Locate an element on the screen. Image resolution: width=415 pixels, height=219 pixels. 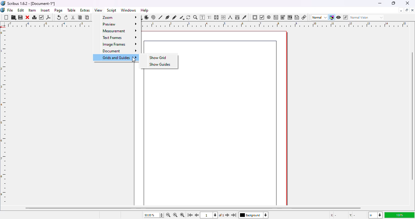
extras is located at coordinates (85, 10).